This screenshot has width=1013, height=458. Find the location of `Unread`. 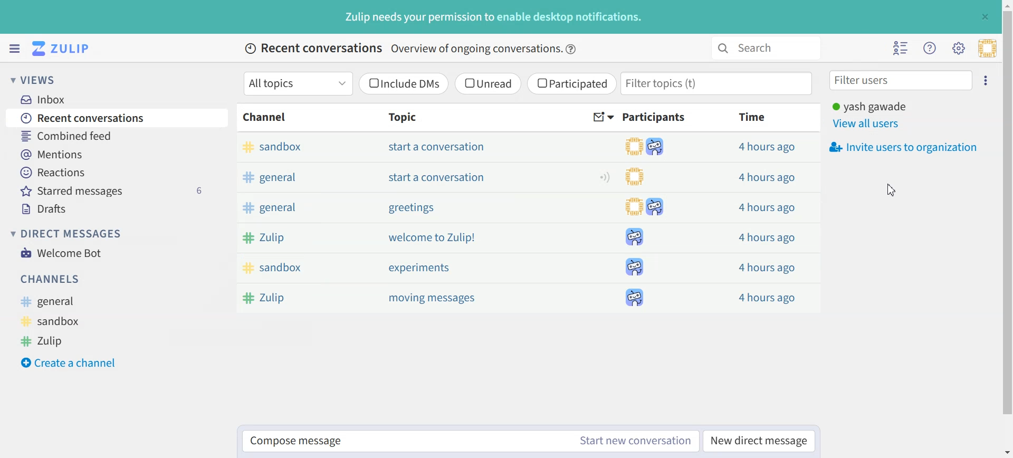

Unread is located at coordinates (488, 83).